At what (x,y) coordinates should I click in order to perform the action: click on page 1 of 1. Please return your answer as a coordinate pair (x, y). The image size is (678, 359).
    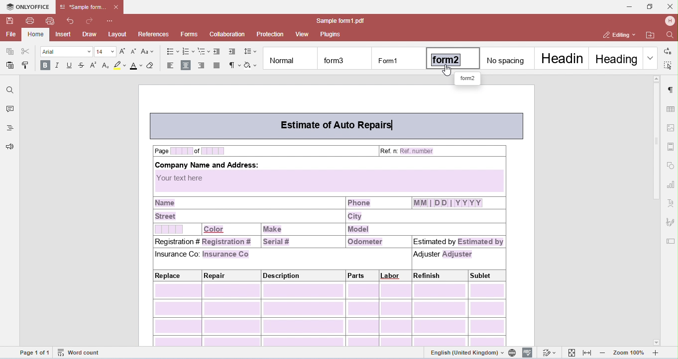
    Looking at the image, I should click on (35, 352).